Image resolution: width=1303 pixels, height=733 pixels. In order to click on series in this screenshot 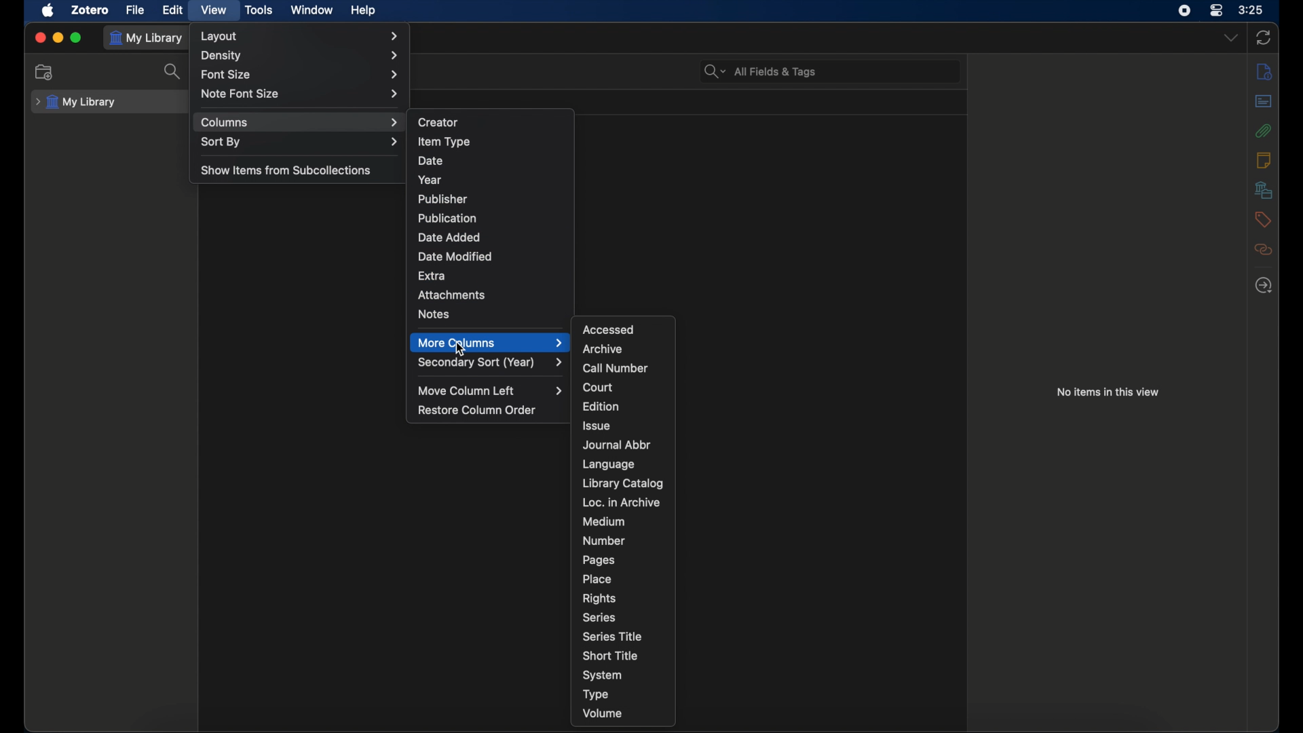, I will do `click(600, 616)`.